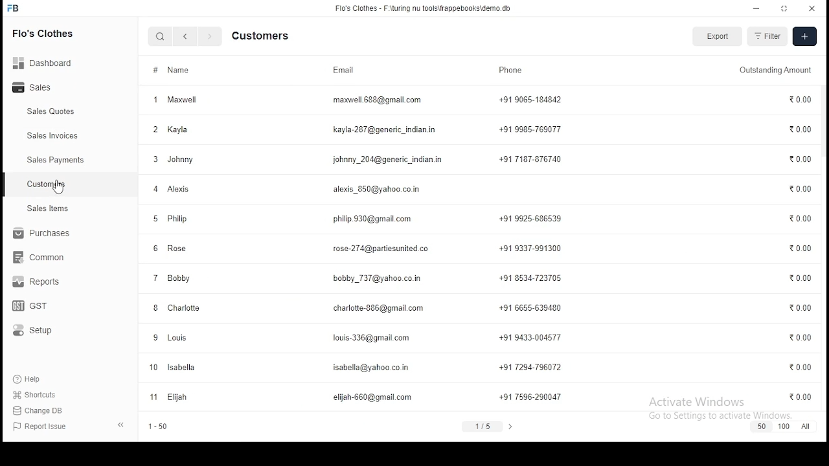 Image resolution: width=829 pixels, height=466 pixels. What do you see at coordinates (159, 427) in the screenshot?
I see `1-50` at bounding box center [159, 427].